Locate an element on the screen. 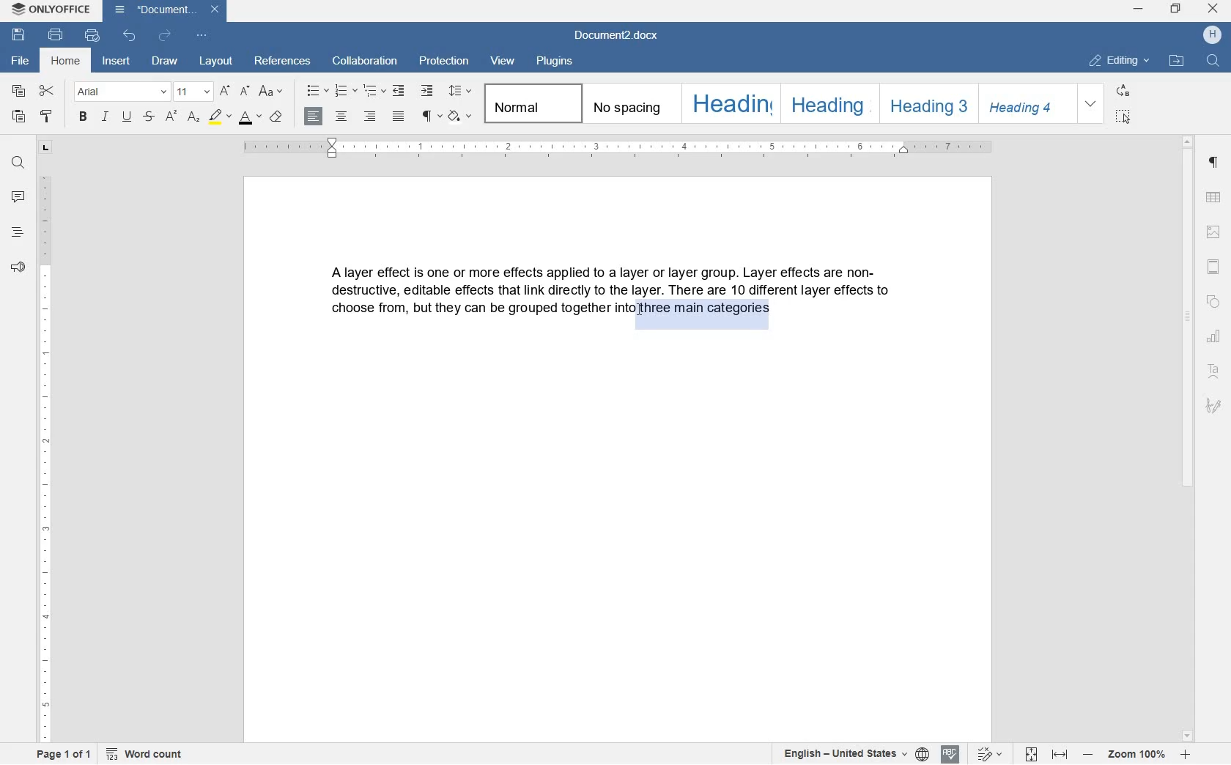  redo is located at coordinates (164, 36).